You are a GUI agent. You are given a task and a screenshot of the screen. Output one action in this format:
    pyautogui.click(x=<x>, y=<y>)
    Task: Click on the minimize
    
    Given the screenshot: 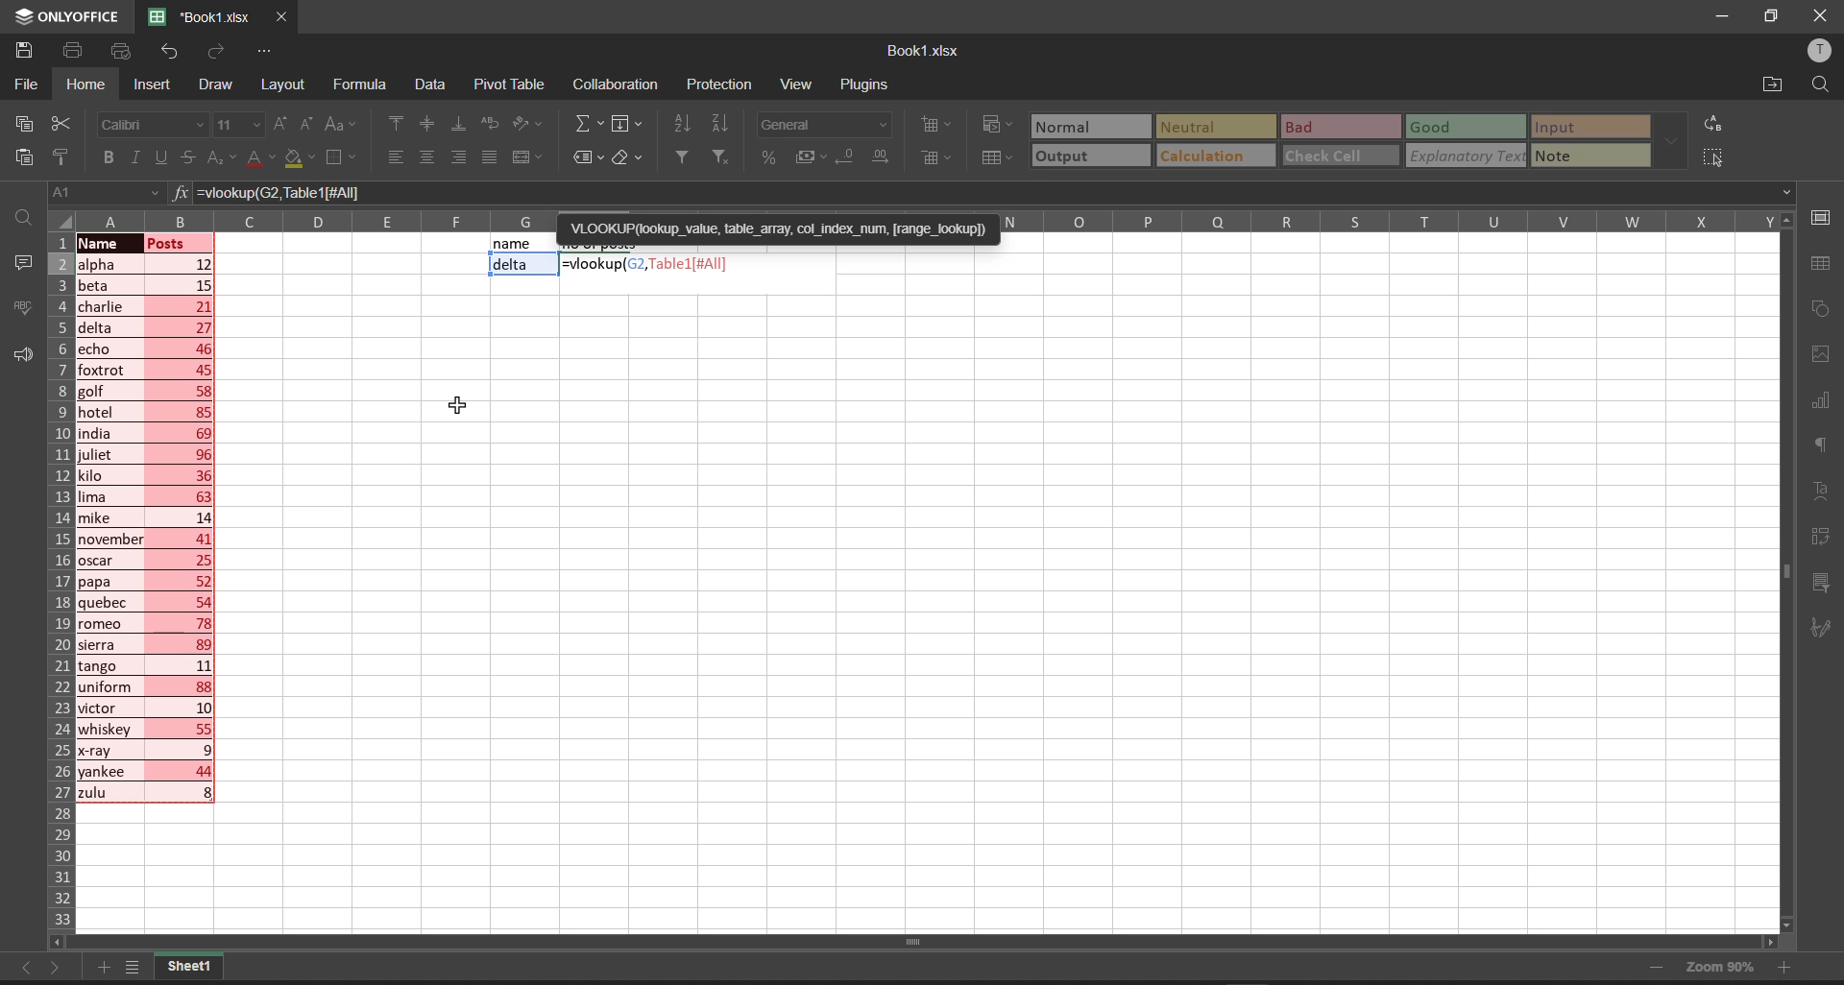 What is the action you would take?
    pyautogui.click(x=1728, y=17)
    